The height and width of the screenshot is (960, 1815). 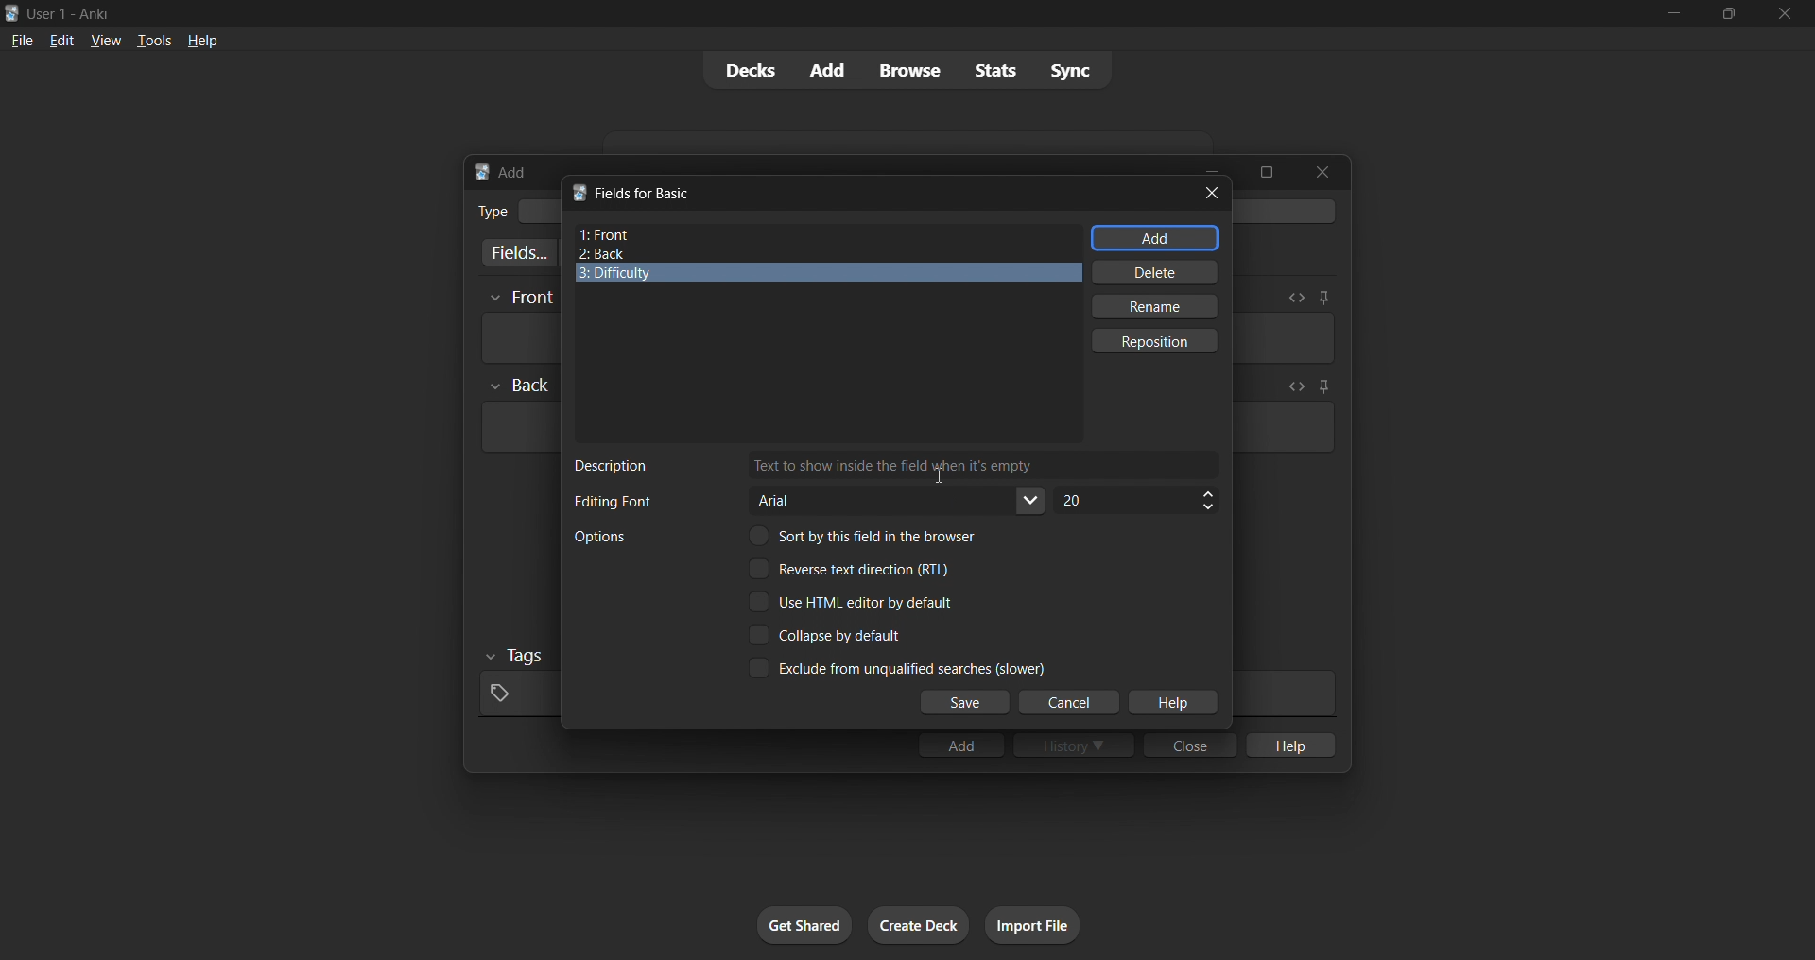 I want to click on difficulty field, so click(x=829, y=273).